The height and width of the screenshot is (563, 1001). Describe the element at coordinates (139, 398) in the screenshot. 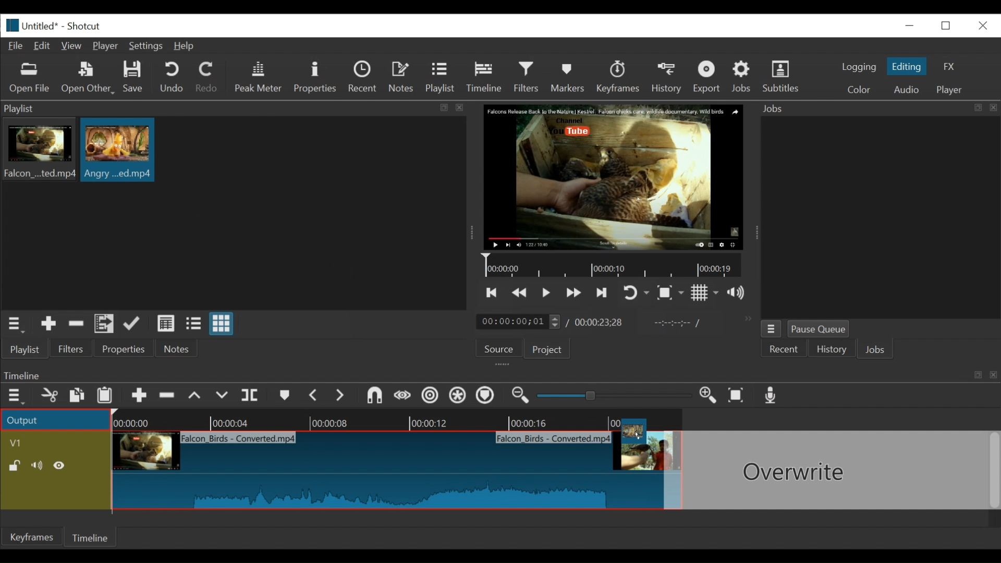

I see `Append` at that location.